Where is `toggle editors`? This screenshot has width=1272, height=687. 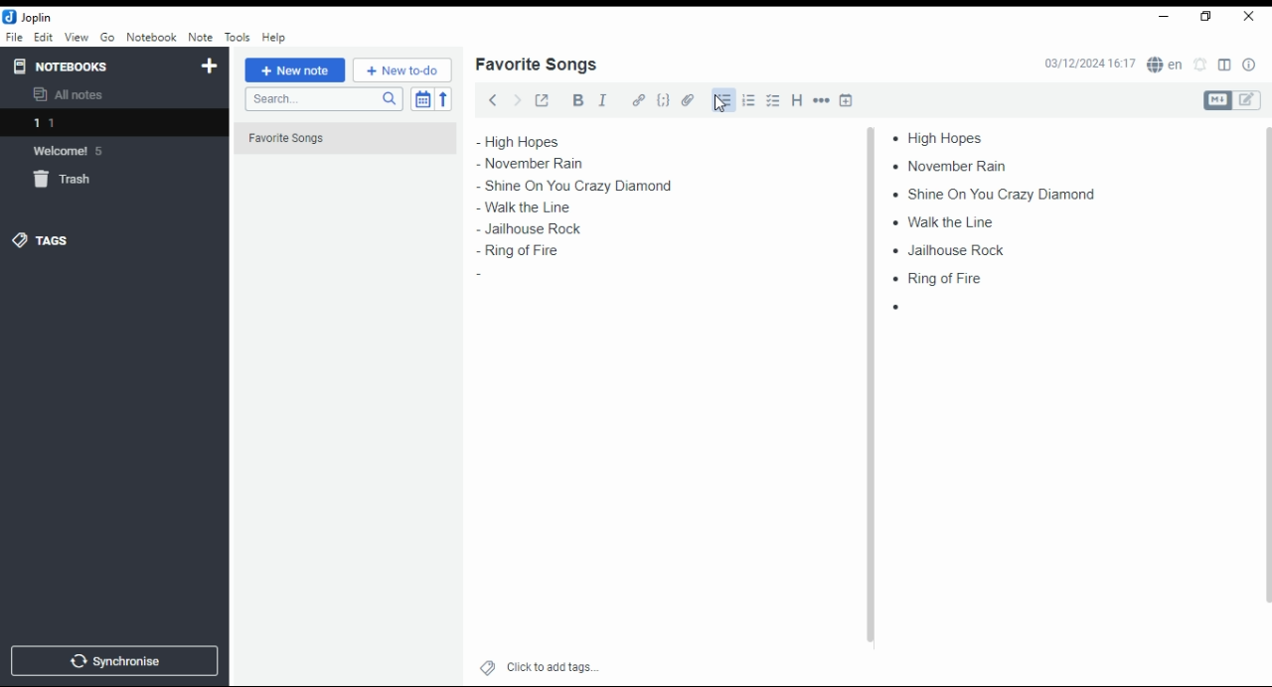 toggle editors is located at coordinates (1232, 100).